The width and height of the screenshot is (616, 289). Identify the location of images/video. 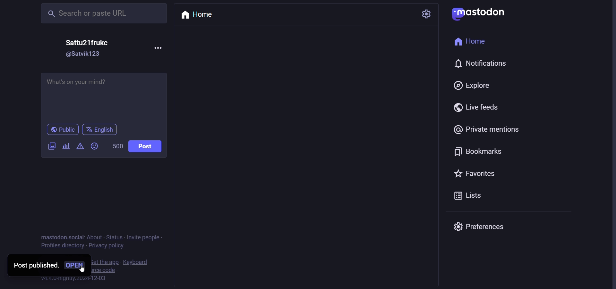
(48, 148).